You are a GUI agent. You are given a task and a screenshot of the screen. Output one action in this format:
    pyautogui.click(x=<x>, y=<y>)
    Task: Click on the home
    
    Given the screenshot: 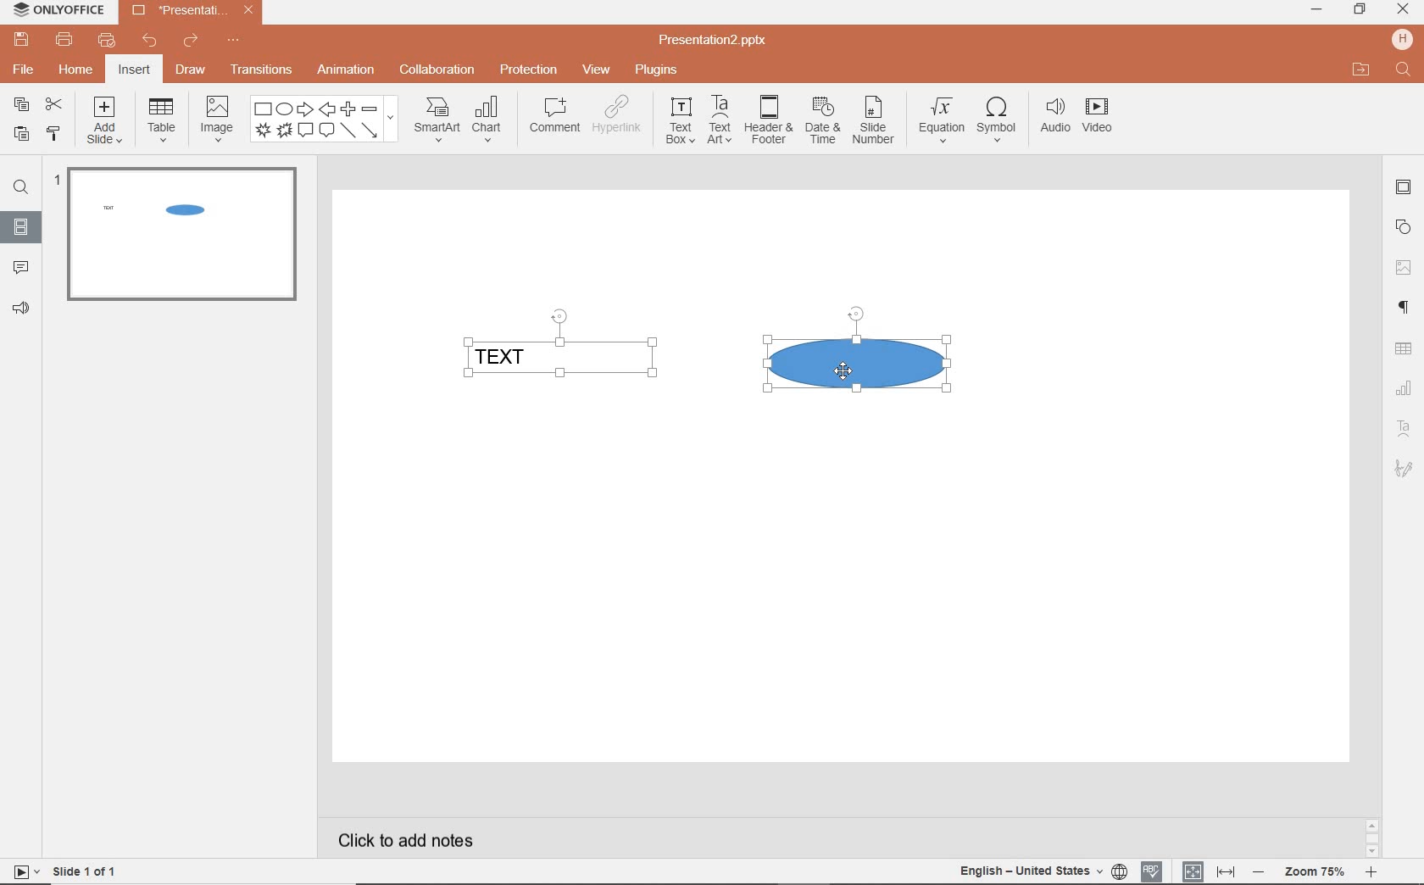 What is the action you would take?
    pyautogui.click(x=77, y=70)
    